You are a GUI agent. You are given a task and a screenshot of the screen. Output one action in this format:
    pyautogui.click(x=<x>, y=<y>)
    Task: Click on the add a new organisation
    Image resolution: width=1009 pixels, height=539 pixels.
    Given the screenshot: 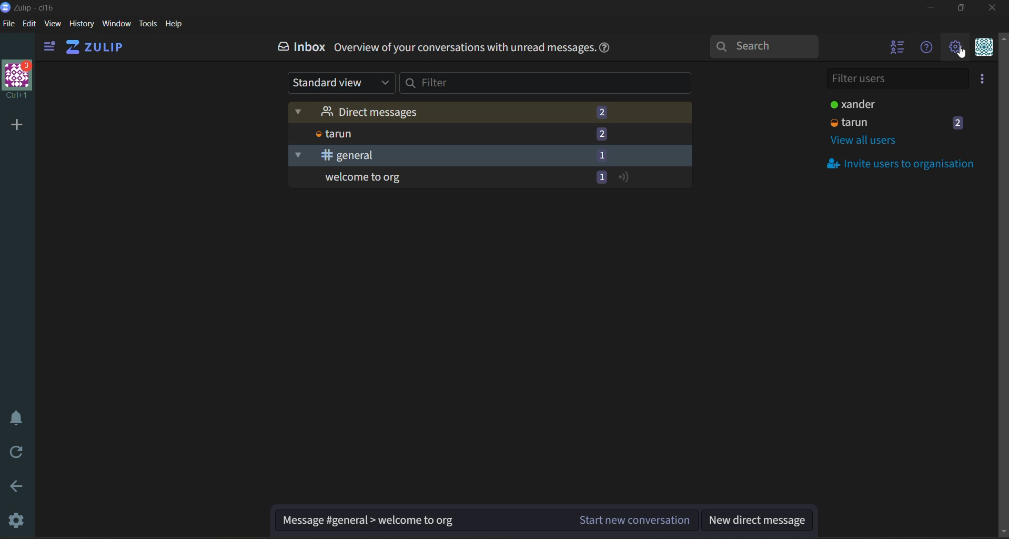 What is the action you would take?
    pyautogui.click(x=17, y=124)
    